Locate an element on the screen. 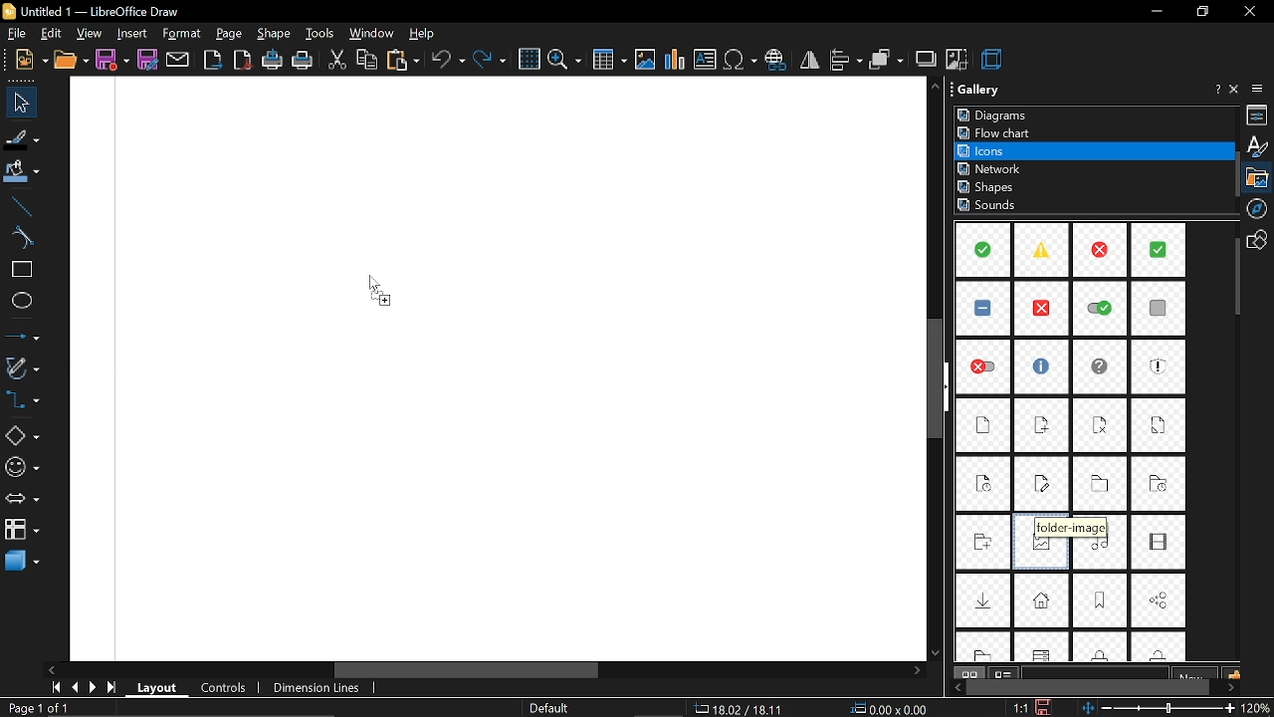 Image resolution: width=1274 pixels, height=717 pixels. 3d effect is located at coordinates (993, 60).